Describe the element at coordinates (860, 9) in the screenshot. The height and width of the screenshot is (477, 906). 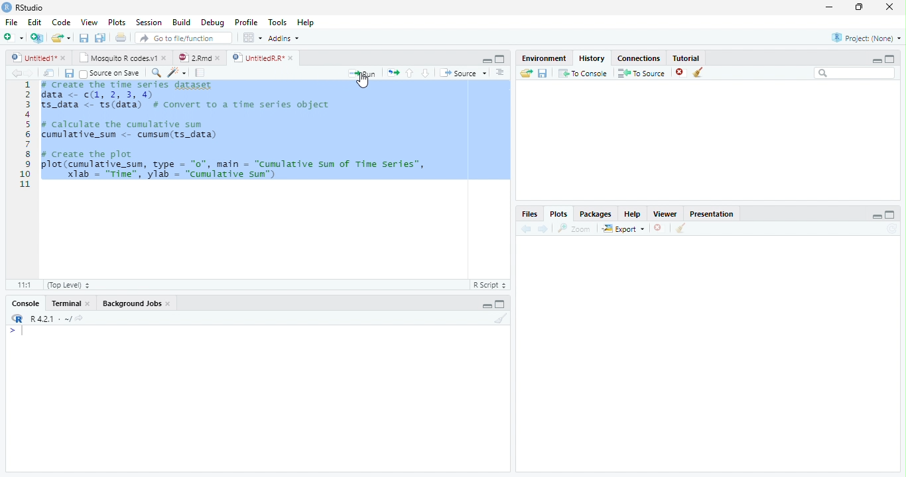
I see `Maximize` at that location.